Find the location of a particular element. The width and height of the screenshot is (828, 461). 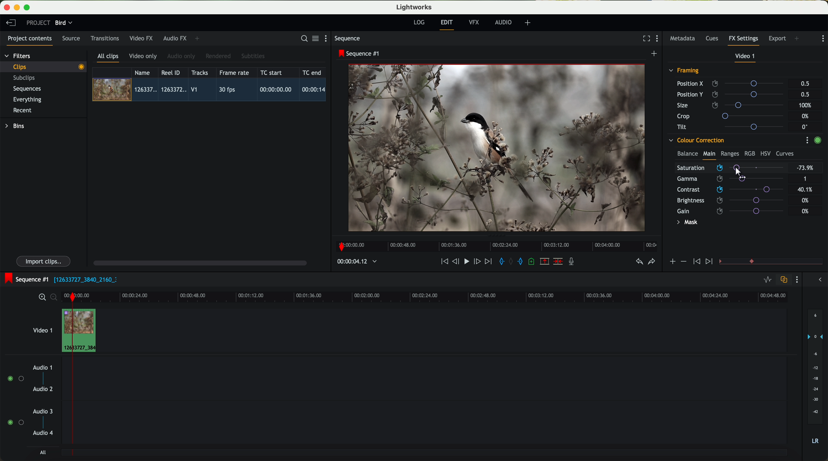

framing is located at coordinates (684, 71).